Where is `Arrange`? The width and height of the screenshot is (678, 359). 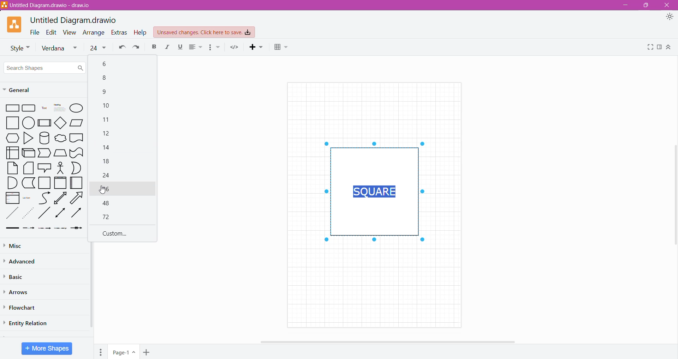
Arrange is located at coordinates (94, 33).